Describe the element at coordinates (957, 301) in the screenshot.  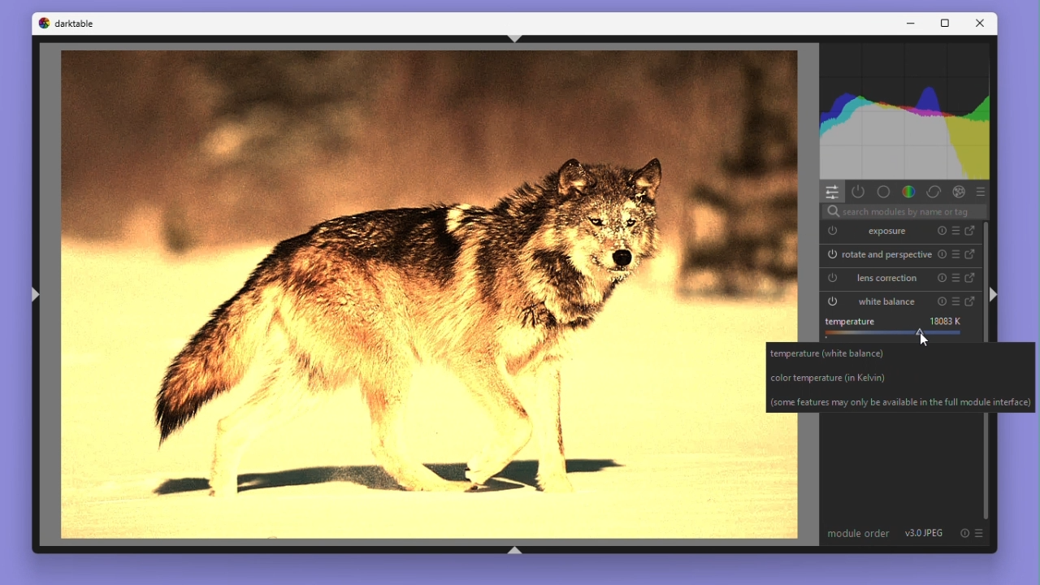
I see `Preset` at that location.